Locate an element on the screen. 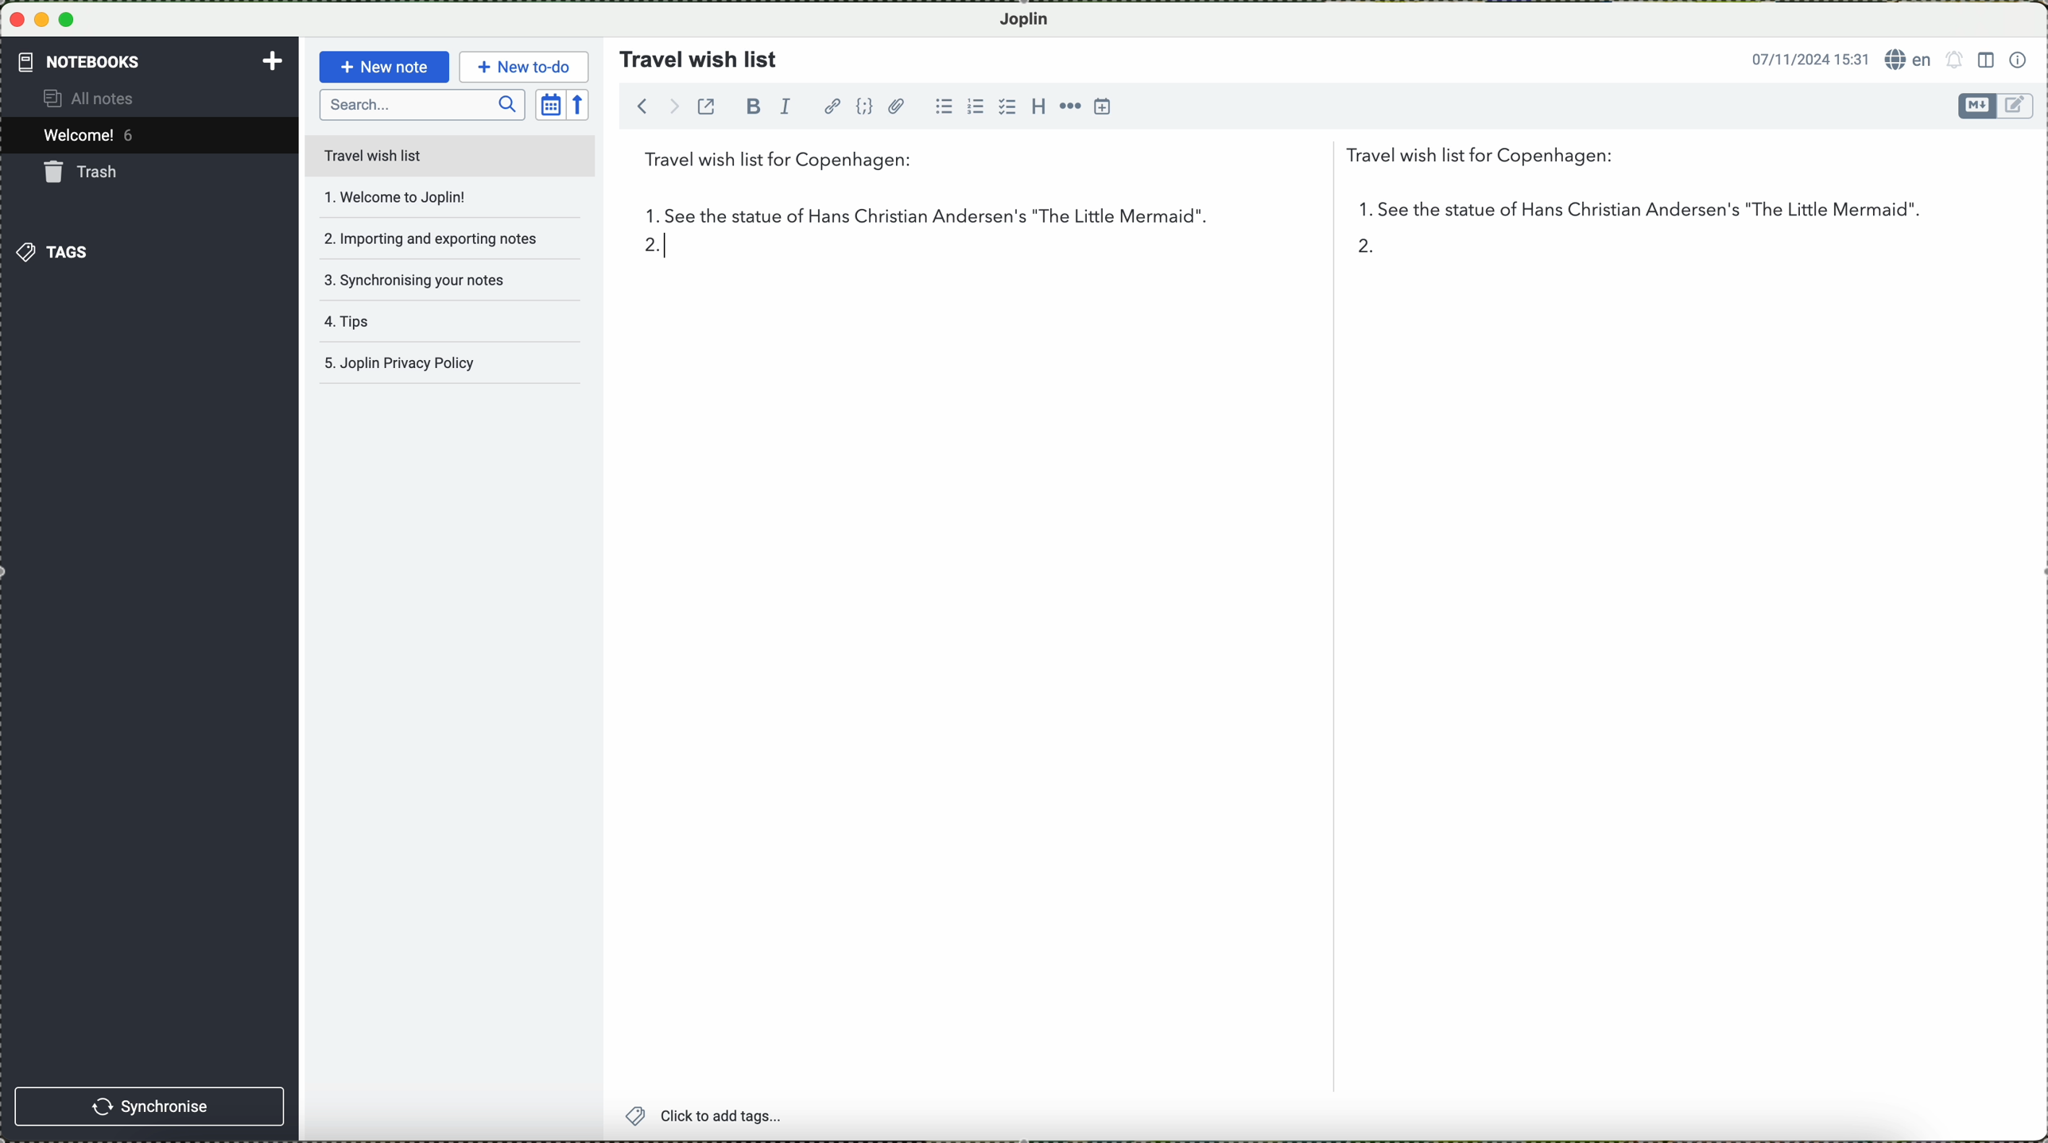 Image resolution: width=2048 pixels, height=1143 pixels. welcome to joplin is located at coordinates (425, 198).